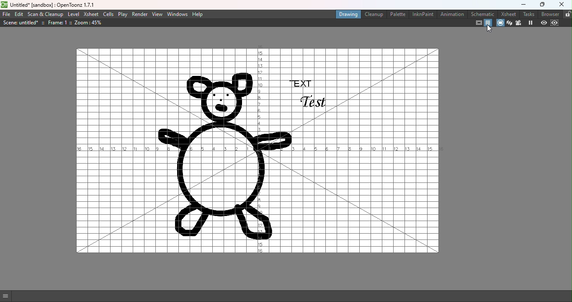 This screenshot has width=572, height=302. I want to click on Browser, so click(549, 13).